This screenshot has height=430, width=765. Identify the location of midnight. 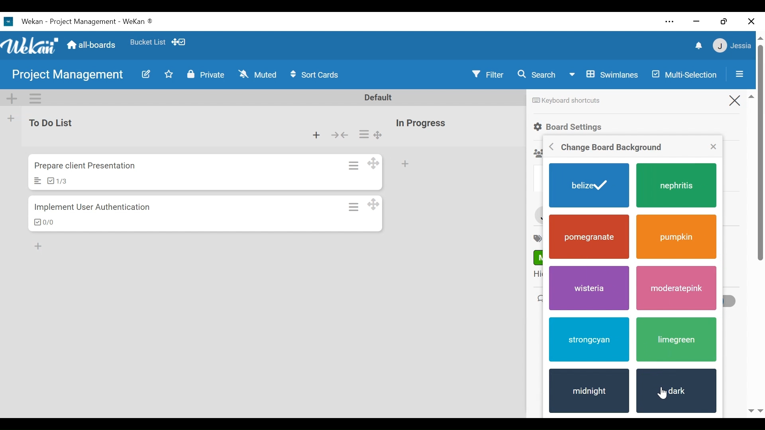
(588, 392).